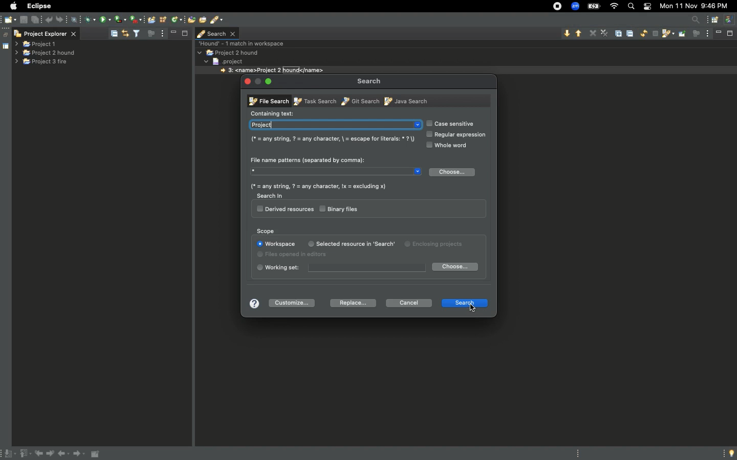 This screenshot has height=460, width=737. What do you see at coordinates (174, 33) in the screenshot?
I see `minimise` at bounding box center [174, 33].